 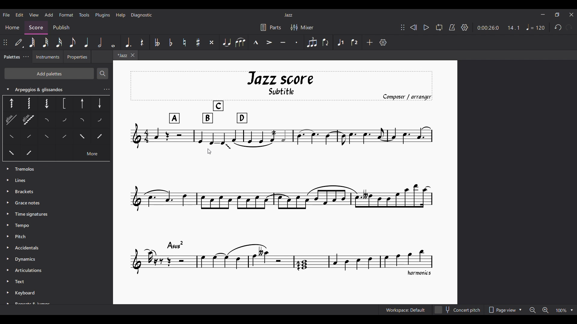 I want to click on Properties, so click(x=78, y=58).